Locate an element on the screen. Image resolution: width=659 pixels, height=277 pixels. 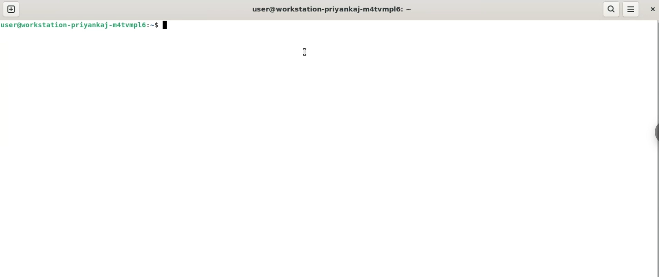
sidebar is located at coordinates (655, 133).